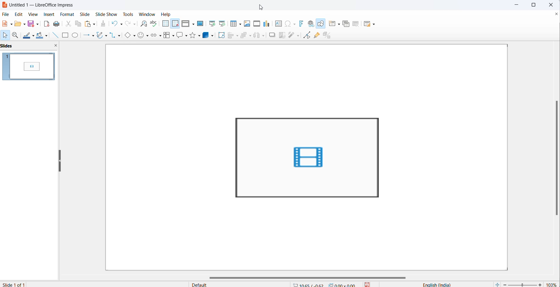  Describe the element at coordinates (106, 35) in the screenshot. I see `curves and polygons options` at that location.